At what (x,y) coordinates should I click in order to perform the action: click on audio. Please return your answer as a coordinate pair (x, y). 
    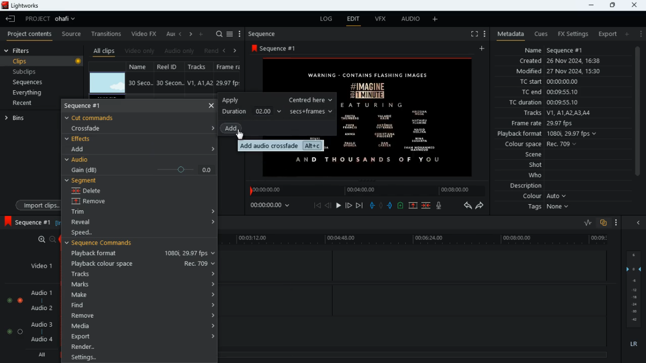
    Looking at the image, I should click on (80, 160).